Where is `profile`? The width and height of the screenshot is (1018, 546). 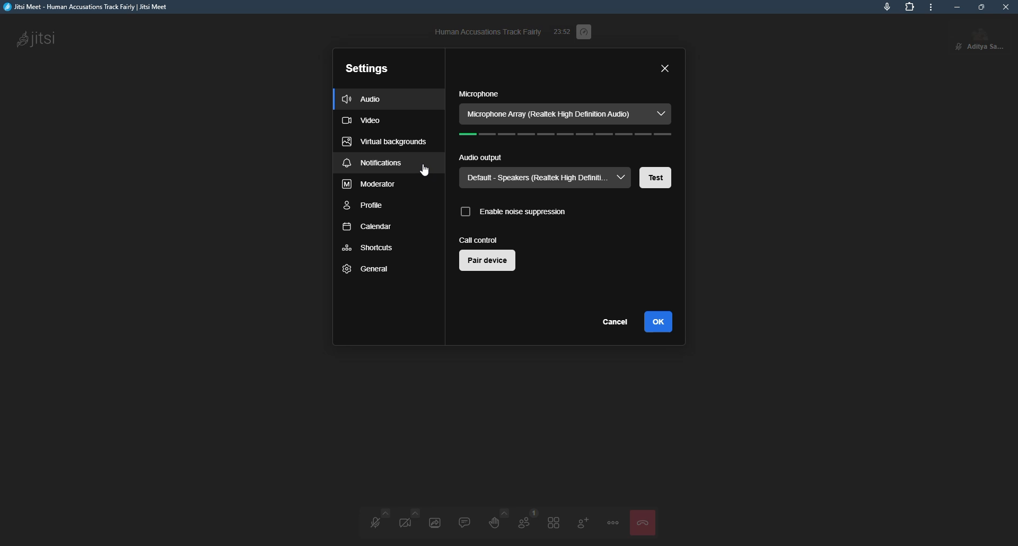
profile is located at coordinates (988, 40).